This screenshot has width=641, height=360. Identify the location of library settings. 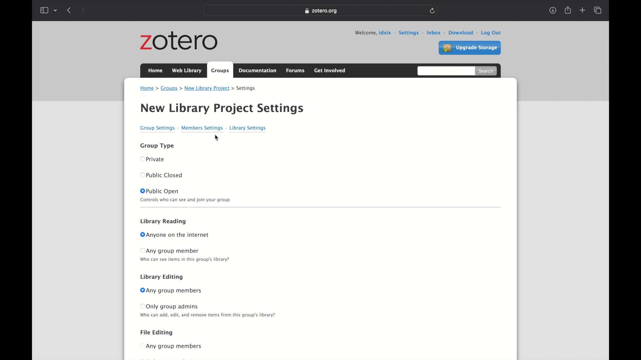
(248, 128).